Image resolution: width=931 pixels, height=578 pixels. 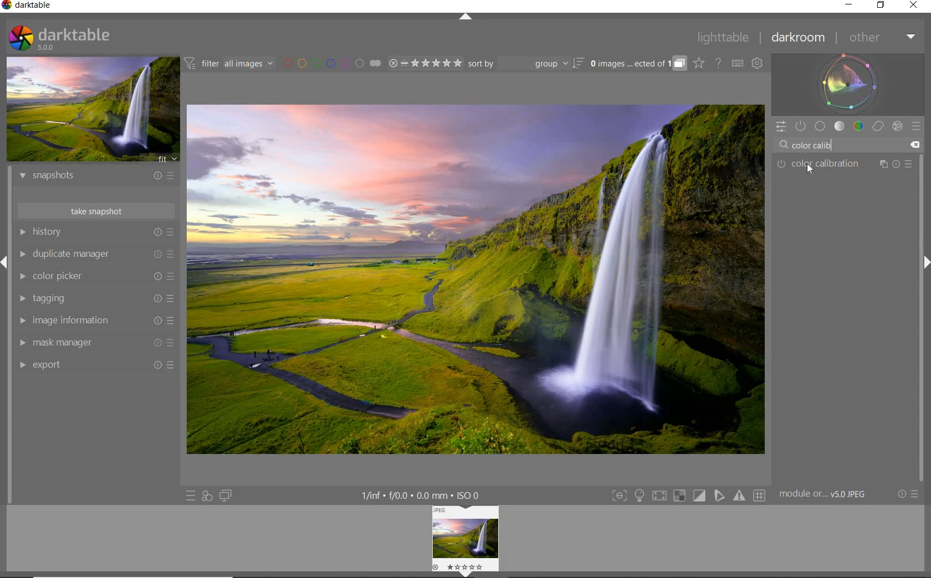 I want to click on DELETE, so click(x=914, y=145).